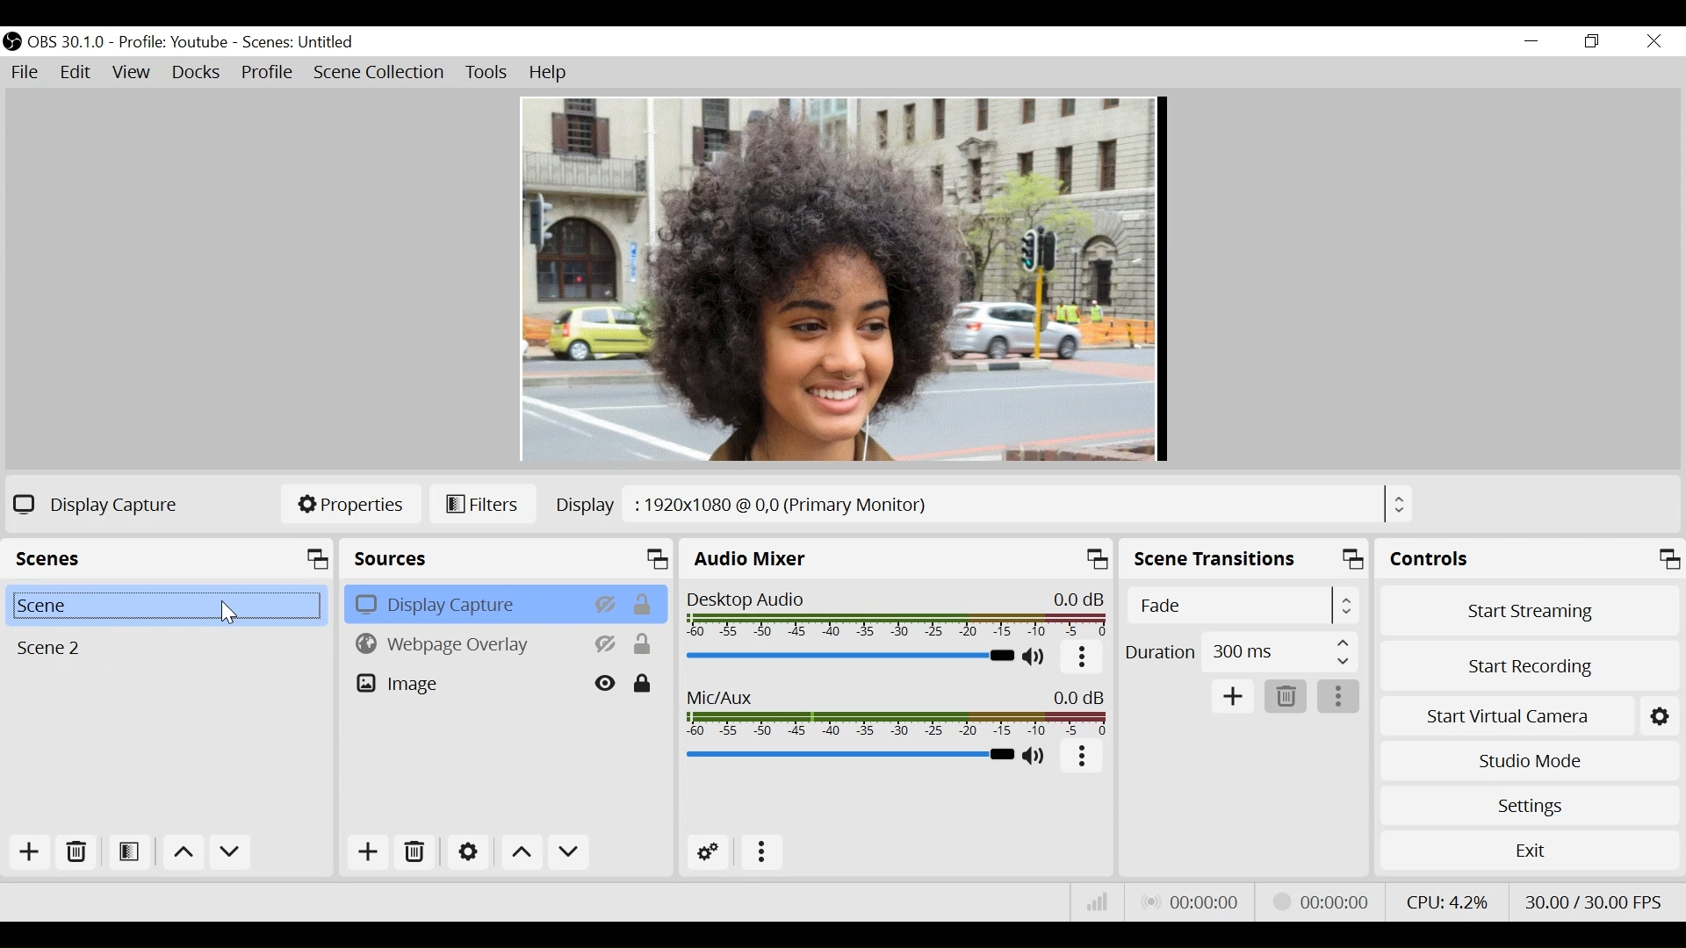 Image resolution: width=1686 pixels, height=948 pixels. What do you see at coordinates (604, 603) in the screenshot?
I see `Hide/Display` at bounding box center [604, 603].